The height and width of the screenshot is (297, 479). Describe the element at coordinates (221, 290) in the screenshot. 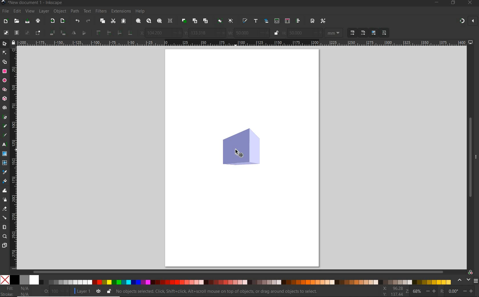

I see `no objects selected` at that location.